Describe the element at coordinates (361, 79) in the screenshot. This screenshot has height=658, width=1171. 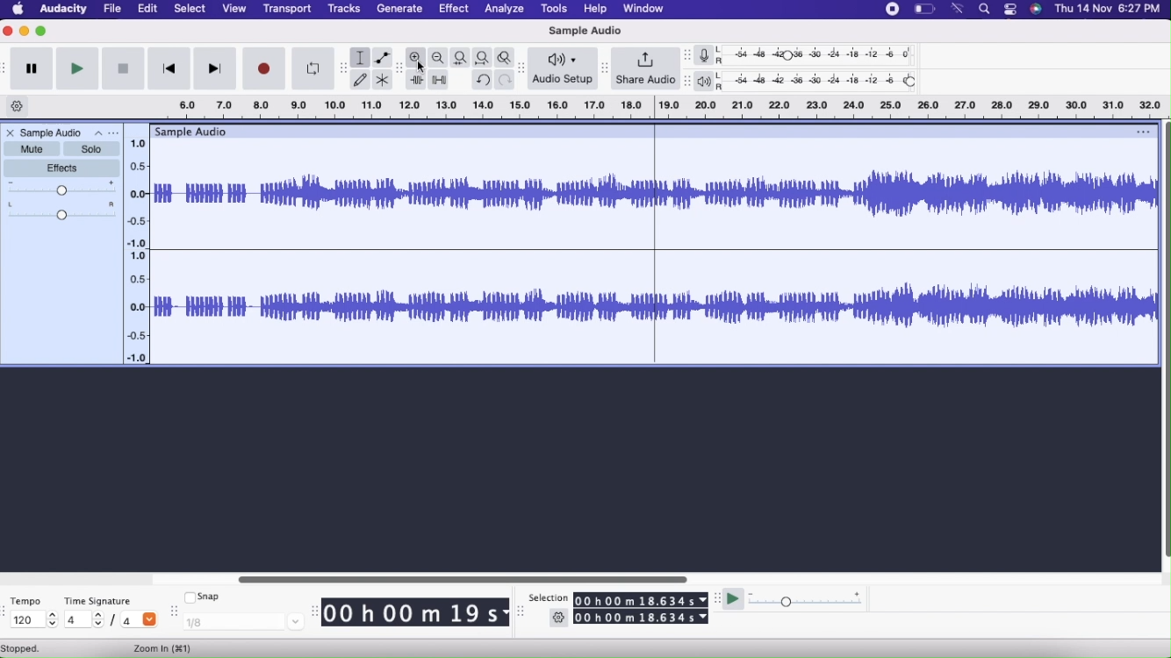
I see `Draw tool` at that location.